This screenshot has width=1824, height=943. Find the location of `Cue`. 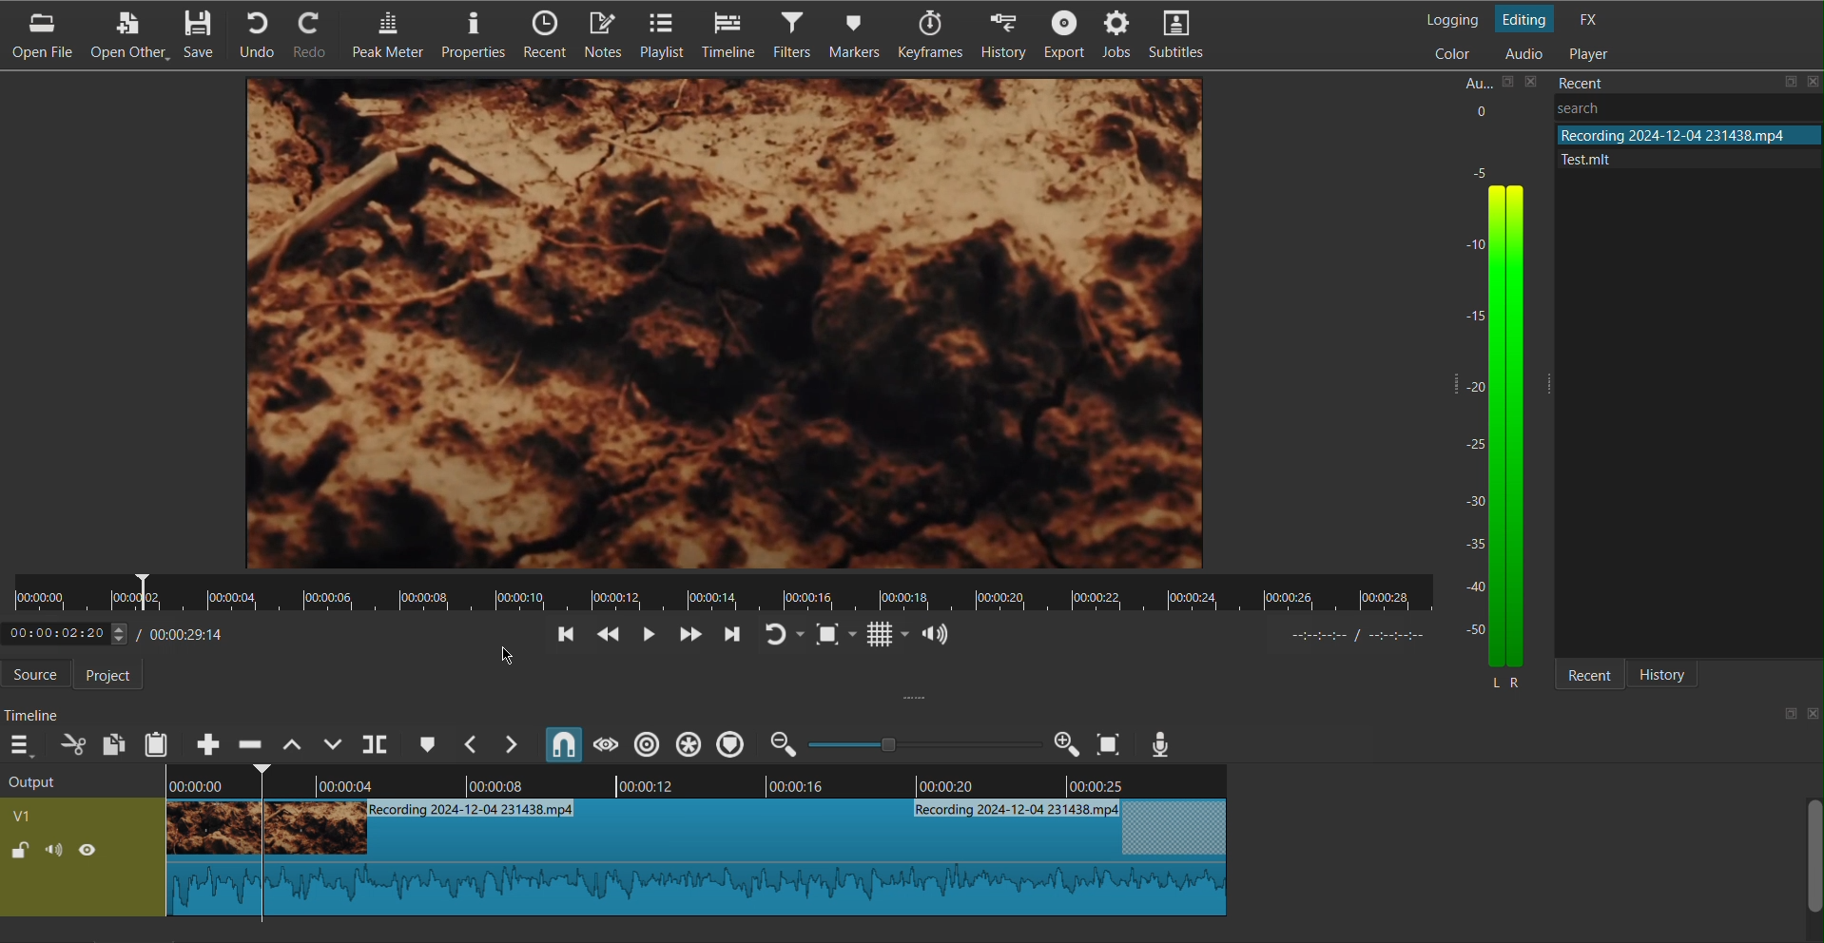

Cue is located at coordinates (426, 742).